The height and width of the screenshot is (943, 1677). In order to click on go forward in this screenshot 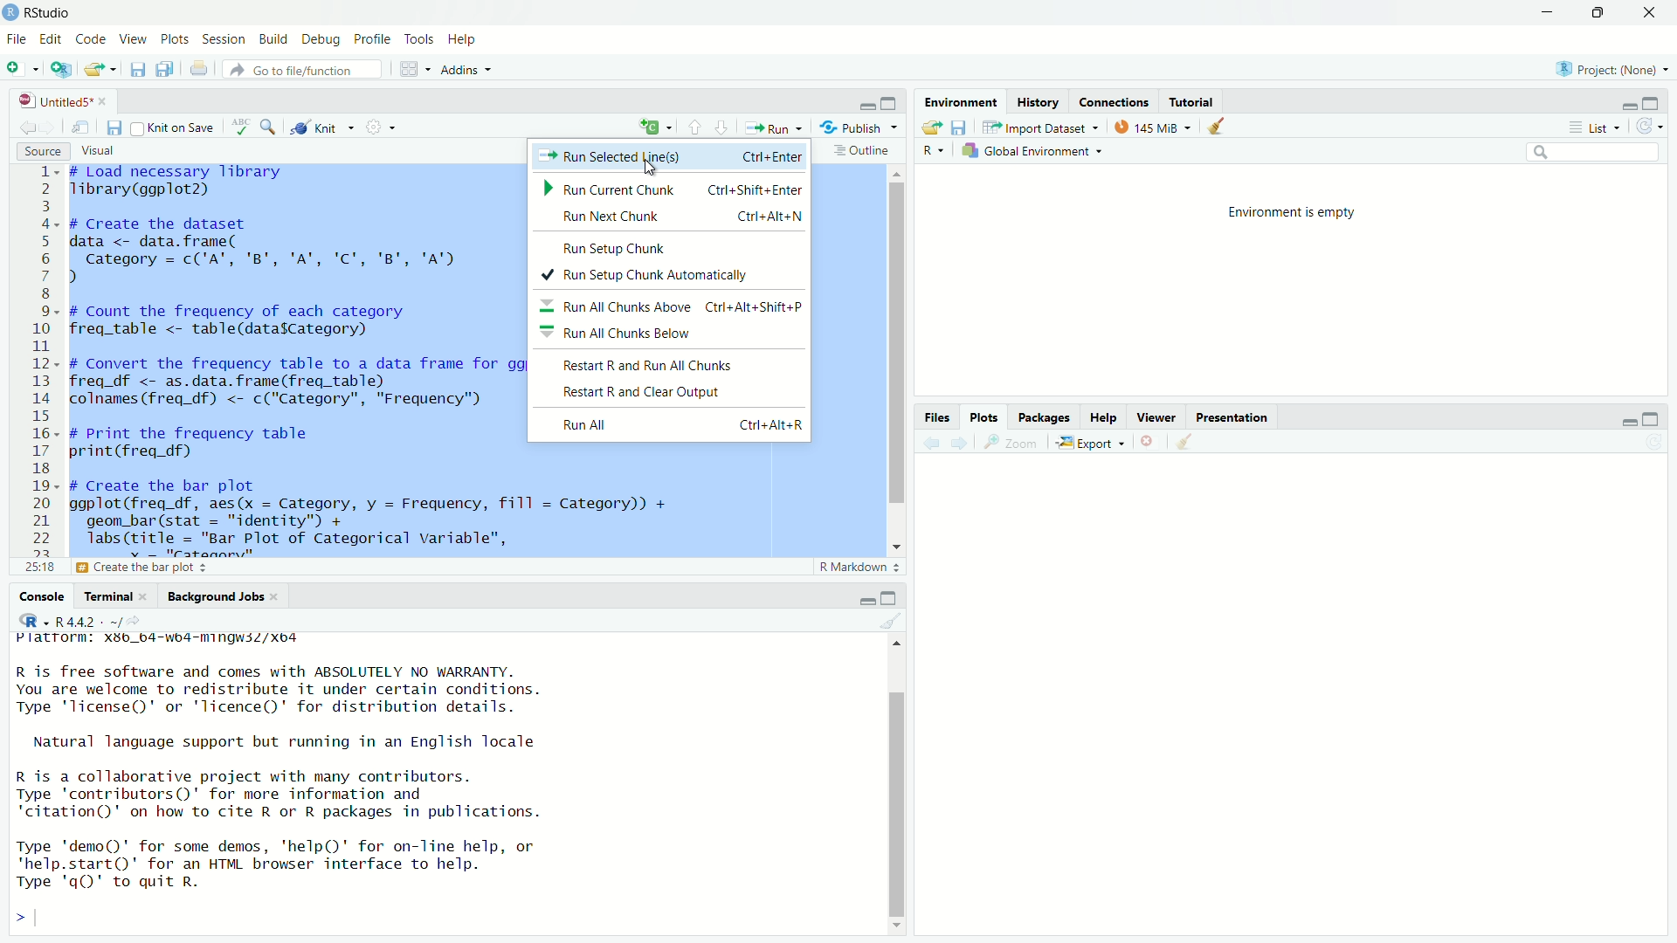, I will do `click(51, 128)`.